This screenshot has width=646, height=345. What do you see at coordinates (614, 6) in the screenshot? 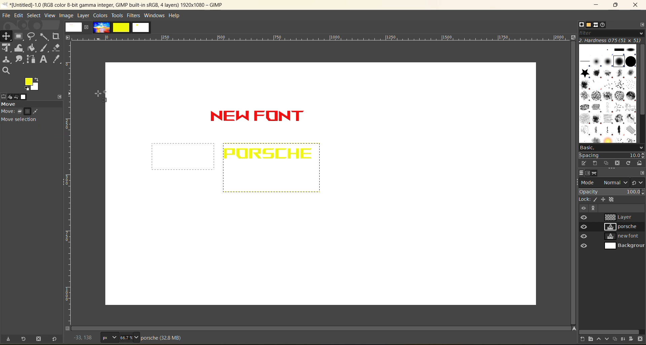
I see `maximize` at bounding box center [614, 6].